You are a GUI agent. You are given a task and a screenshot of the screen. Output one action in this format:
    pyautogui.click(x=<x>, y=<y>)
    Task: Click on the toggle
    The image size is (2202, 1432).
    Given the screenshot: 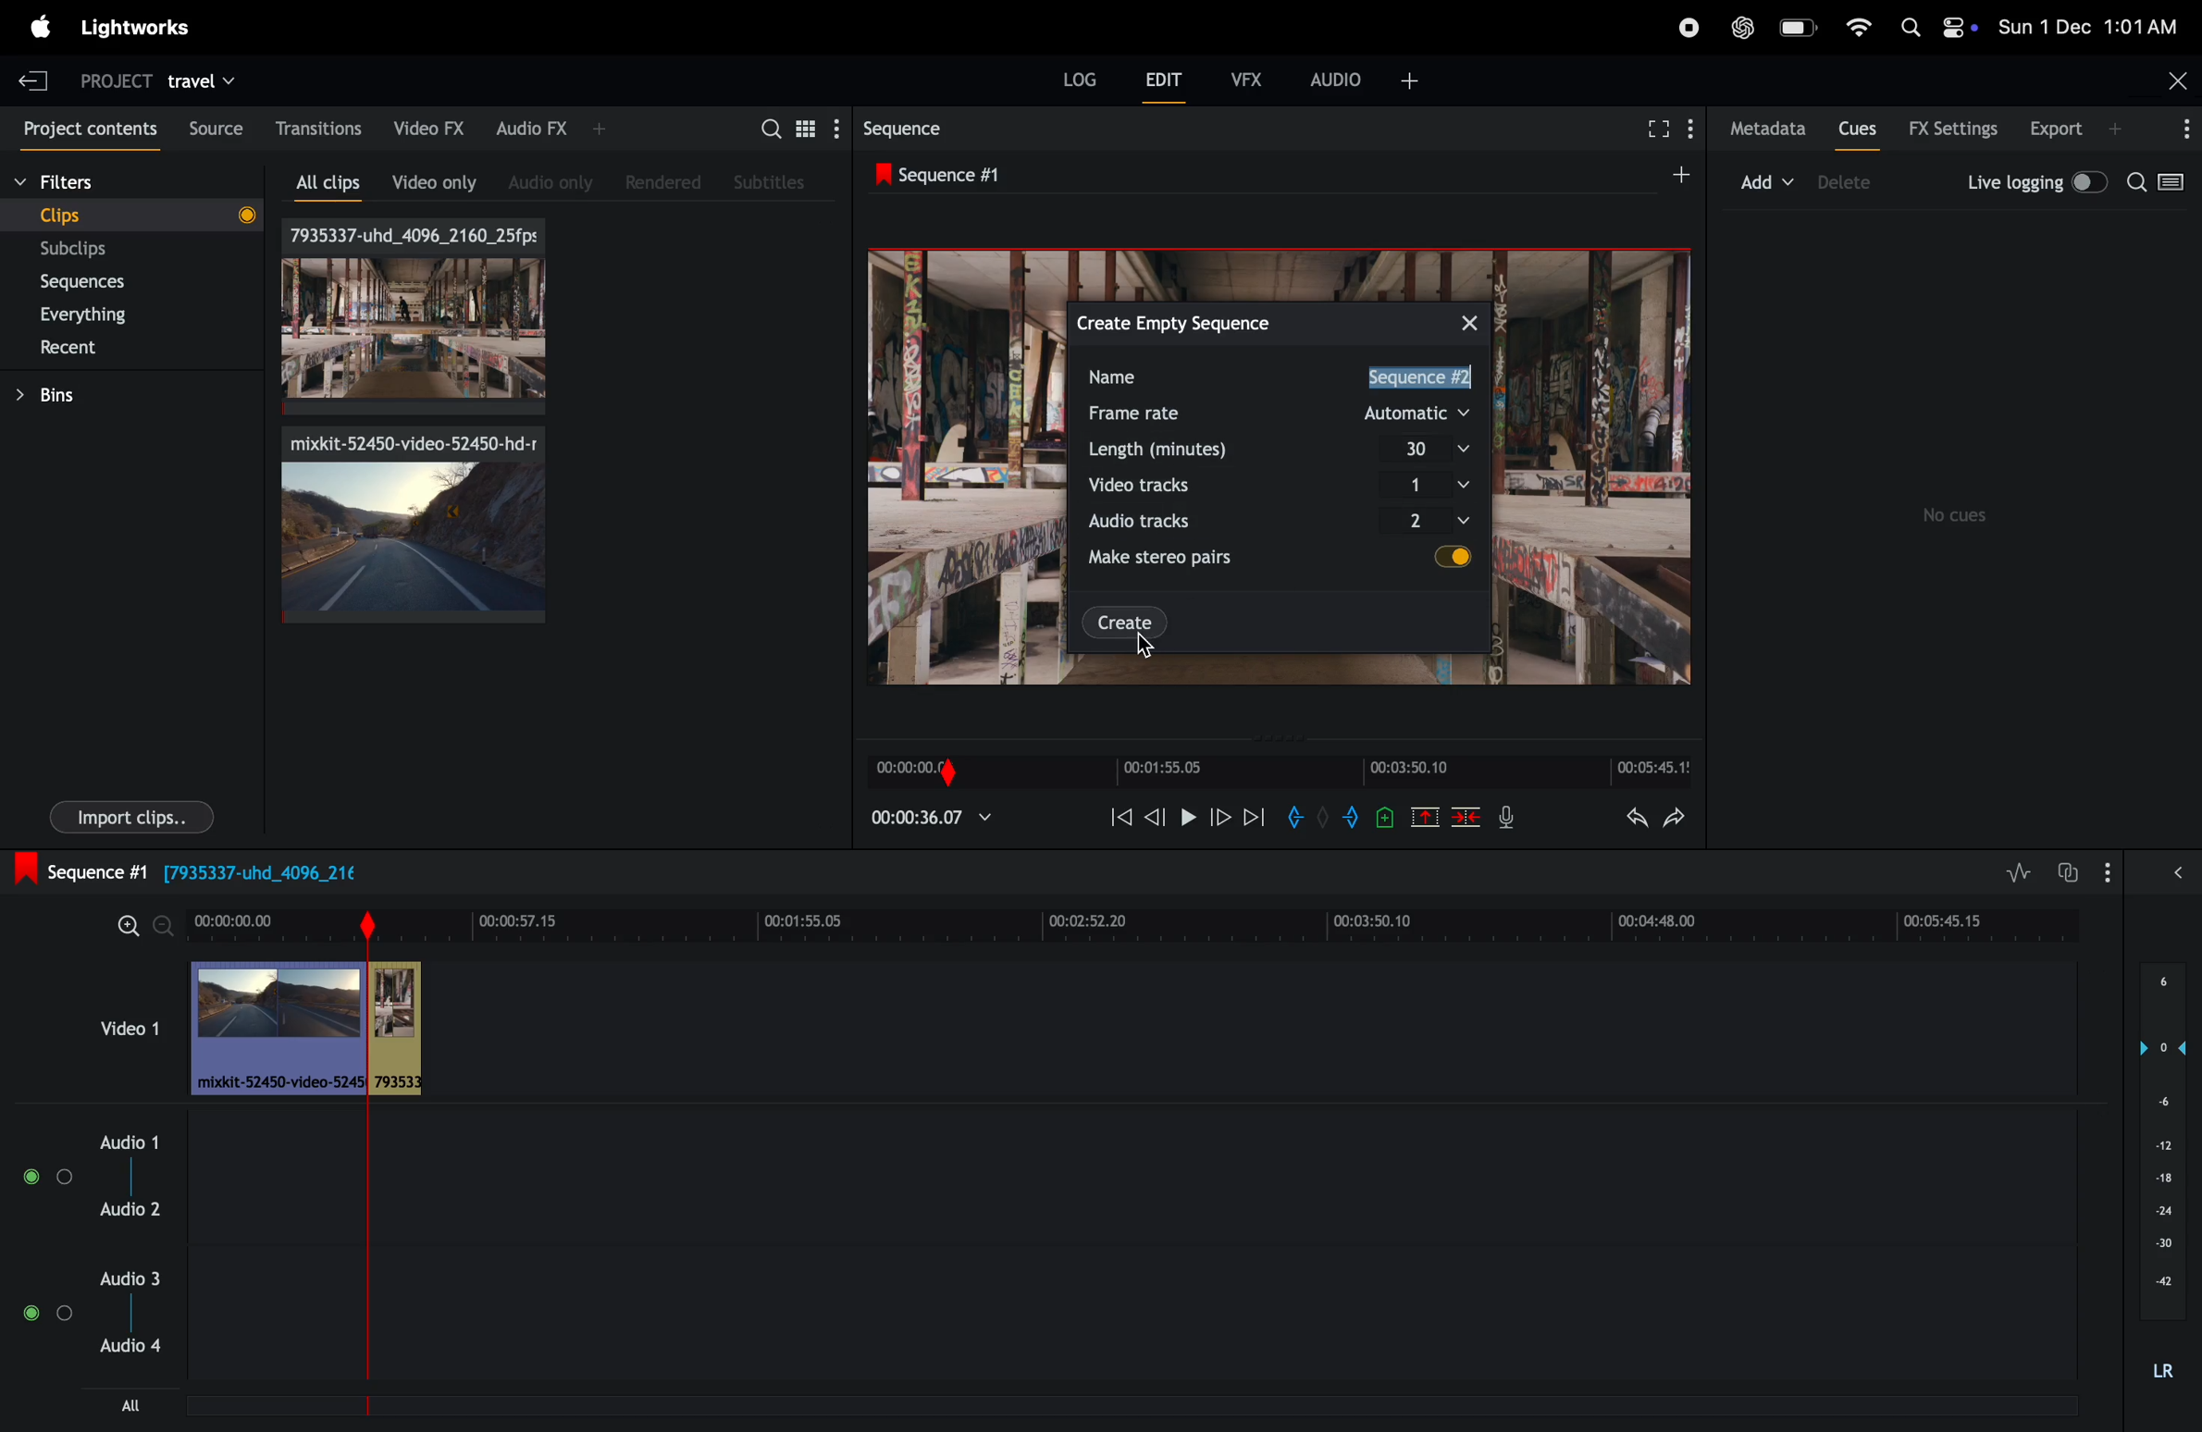 What is the action you would take?
    pyautogui.click(x=1461, y=559)
    